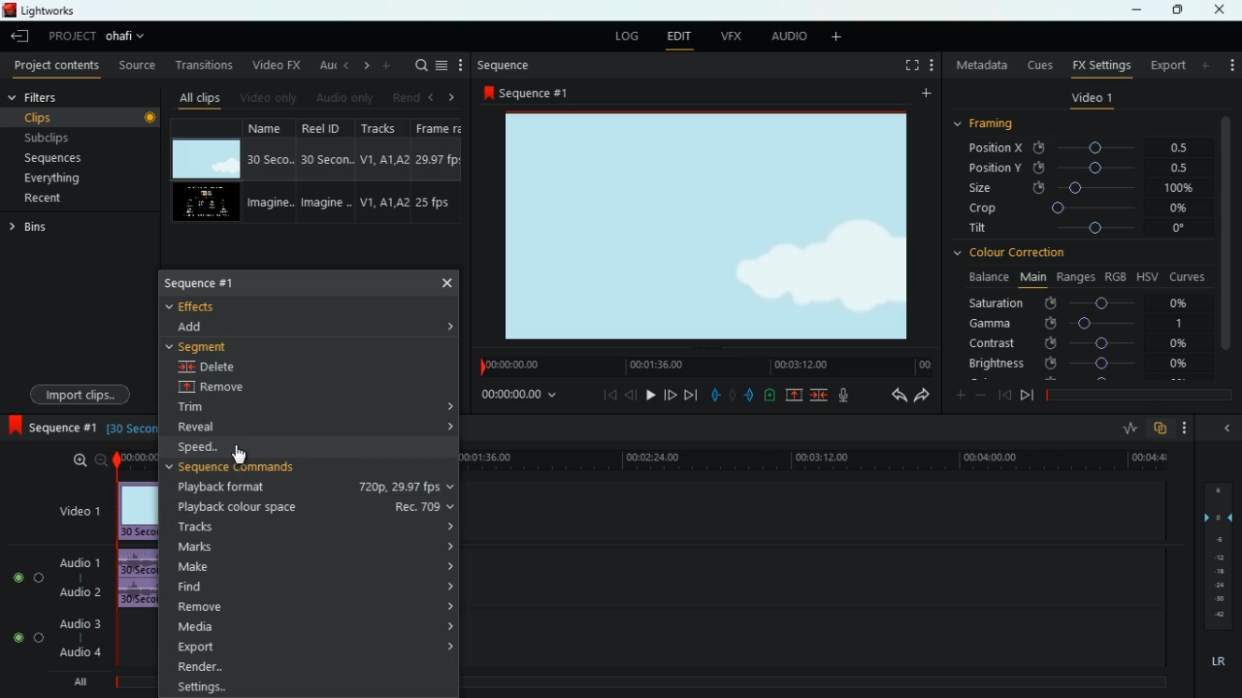 The width and height of the screenshot is (1242, 698). I want to click on video only, so click(267, 96).